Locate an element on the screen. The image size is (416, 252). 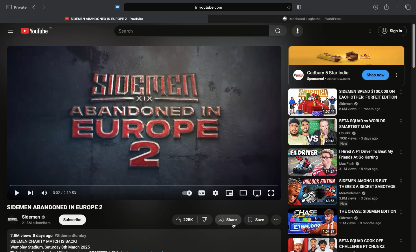
WordPress is located at coordinates (312, 18).